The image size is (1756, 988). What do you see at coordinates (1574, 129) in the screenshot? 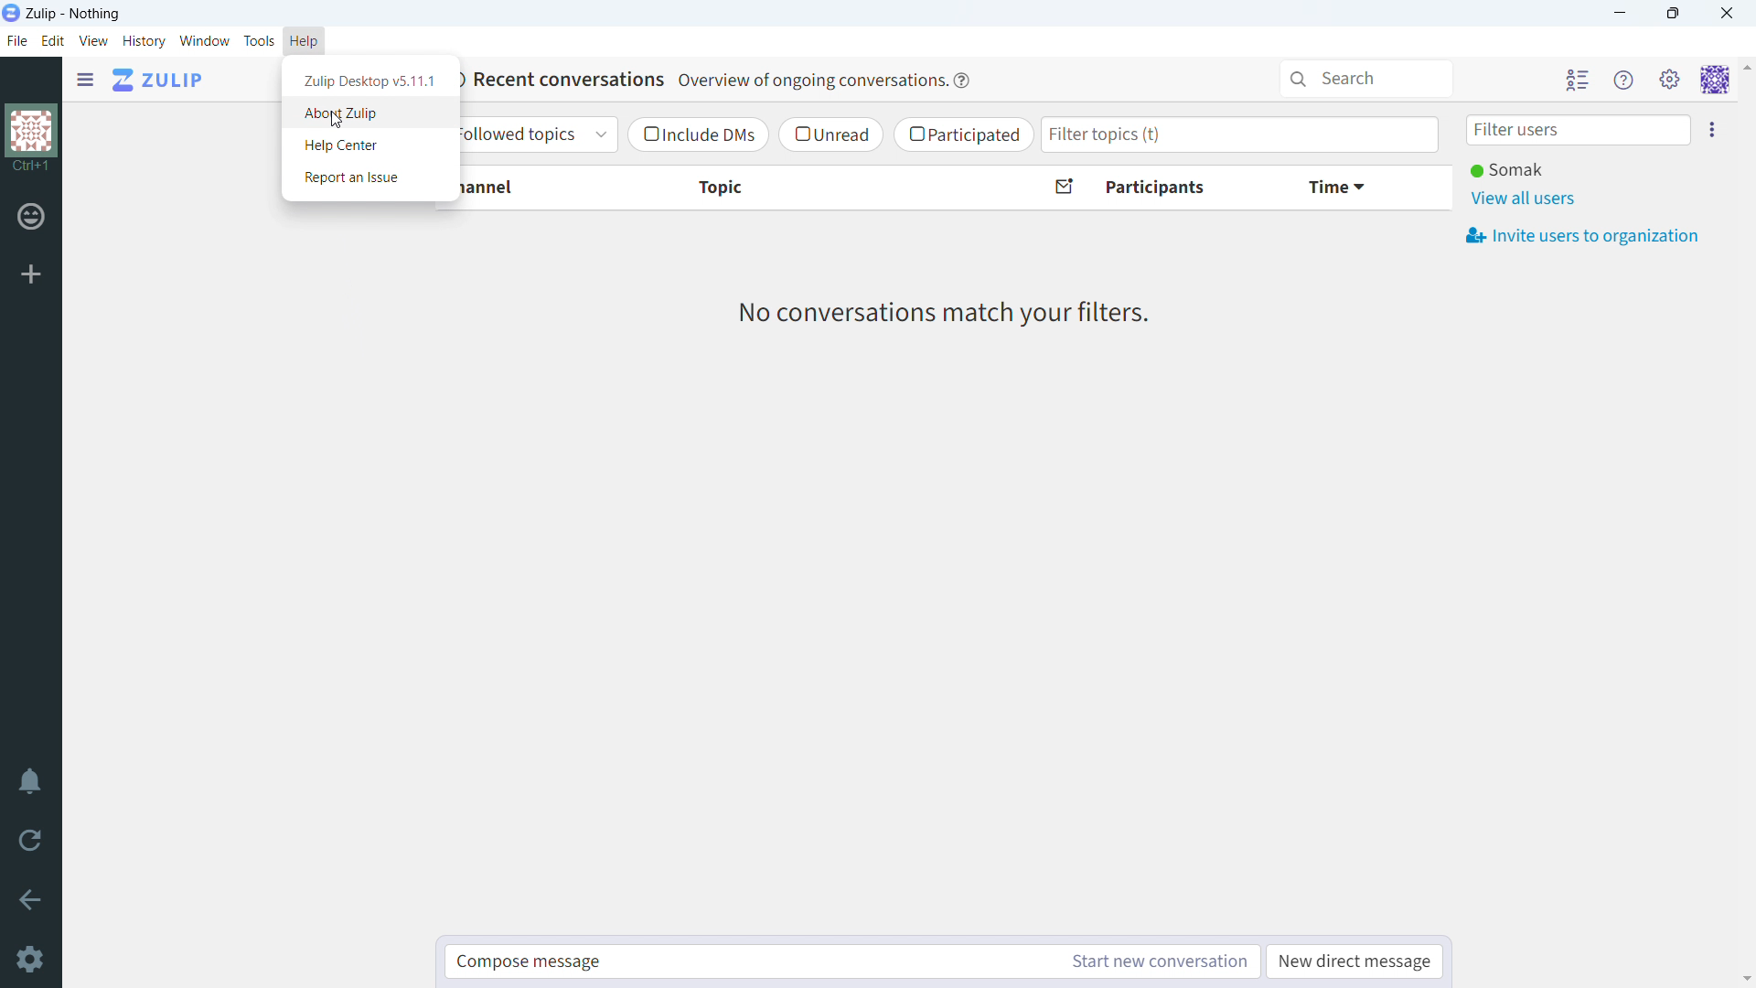
I see `filter users` at bounding box center [1574, 129].